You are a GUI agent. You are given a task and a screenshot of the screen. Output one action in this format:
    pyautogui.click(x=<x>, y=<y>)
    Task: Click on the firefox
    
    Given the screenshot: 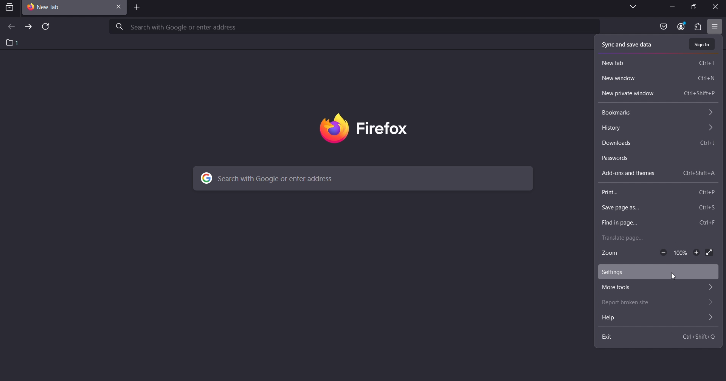 What is the action you would take?
    pyautogui.click(x=359, y=126)
    